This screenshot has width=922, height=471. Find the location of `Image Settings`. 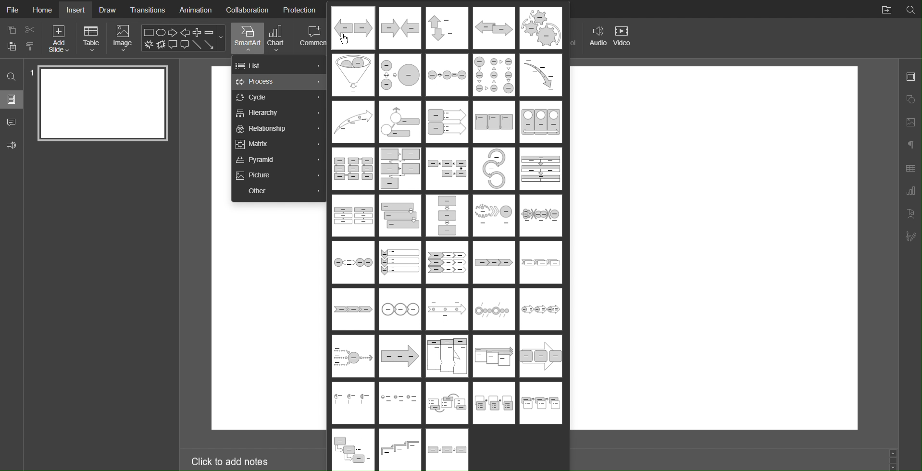

Image Settings is located at coordinates (910, 123).